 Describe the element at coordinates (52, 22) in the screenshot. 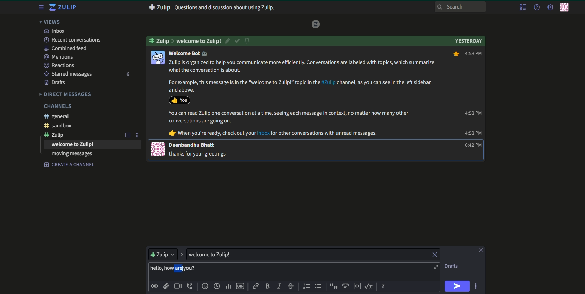

I see `views` at that location.